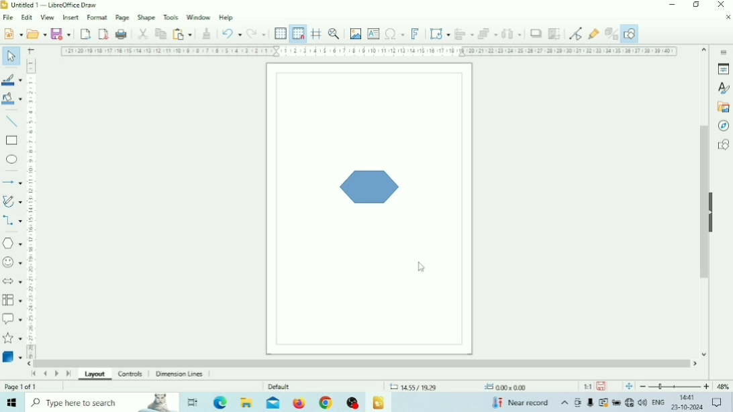 This screenshot has width=733, height=412. What do you see at coordinates (33, 373) in the screenshot?
I see `Scroll to first page` at bounding box center [33, 373].